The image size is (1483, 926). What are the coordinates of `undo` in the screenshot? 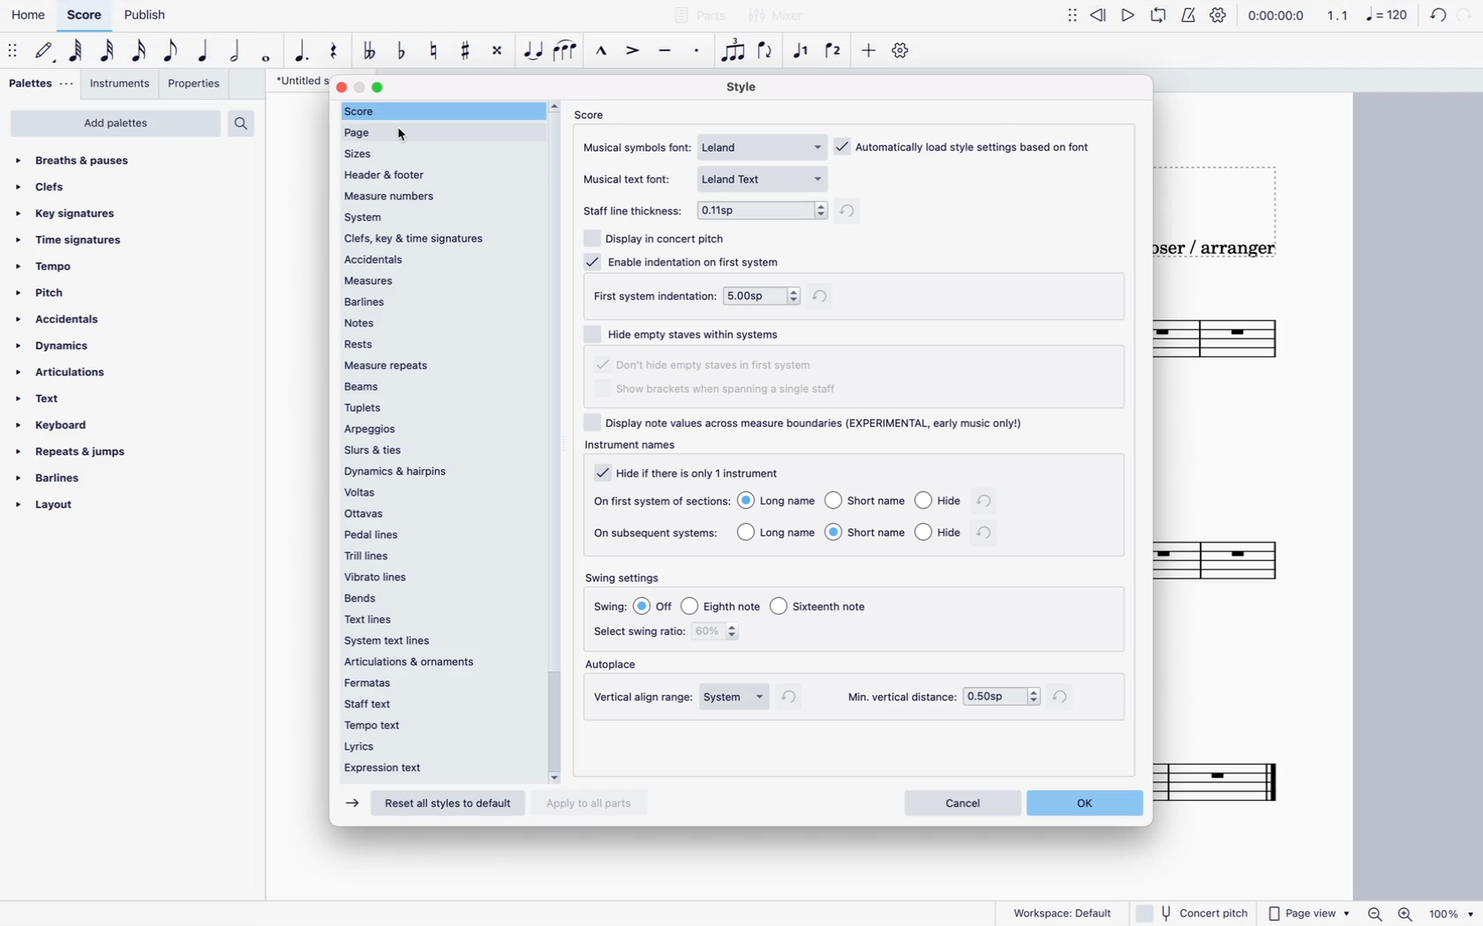 It's located at (1438, 18).